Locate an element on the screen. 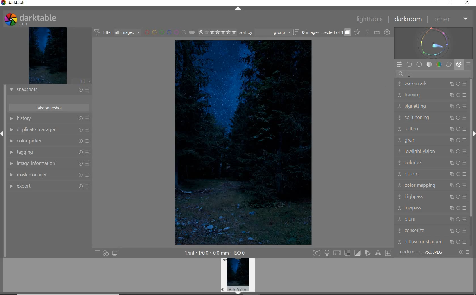  IMAGE PREVIEW is located at coordinates (238, 276).